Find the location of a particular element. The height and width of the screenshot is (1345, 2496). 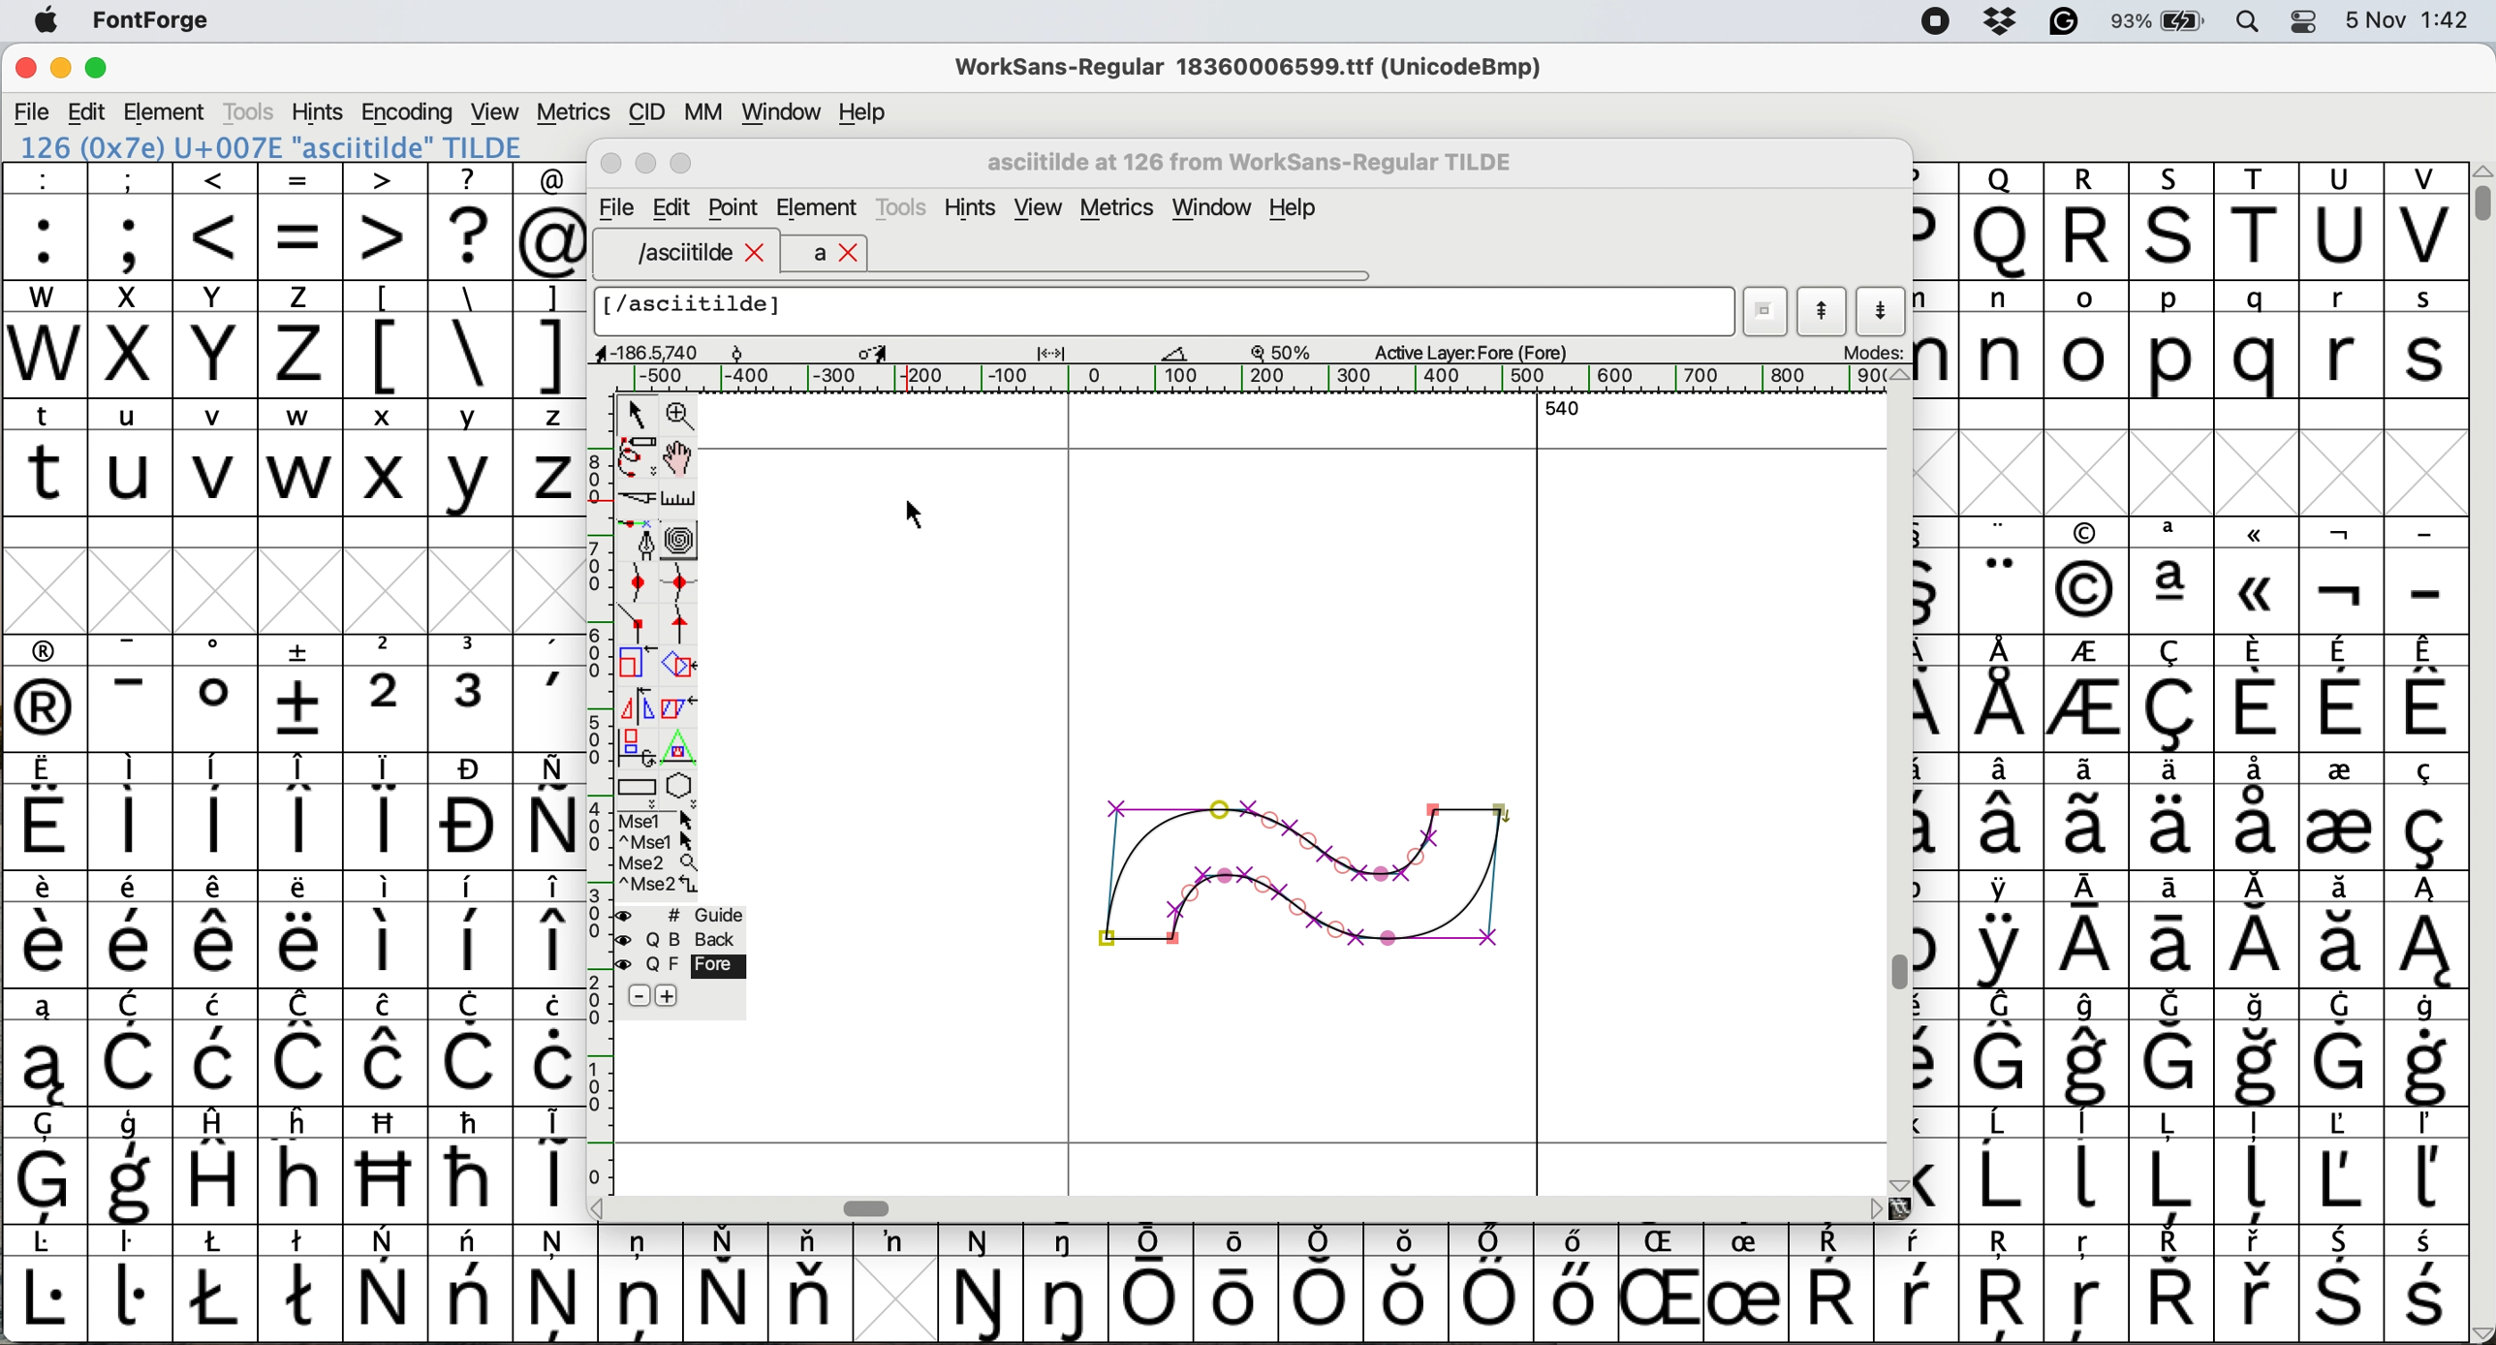

symbol is located at coordinates (2342, 1286).